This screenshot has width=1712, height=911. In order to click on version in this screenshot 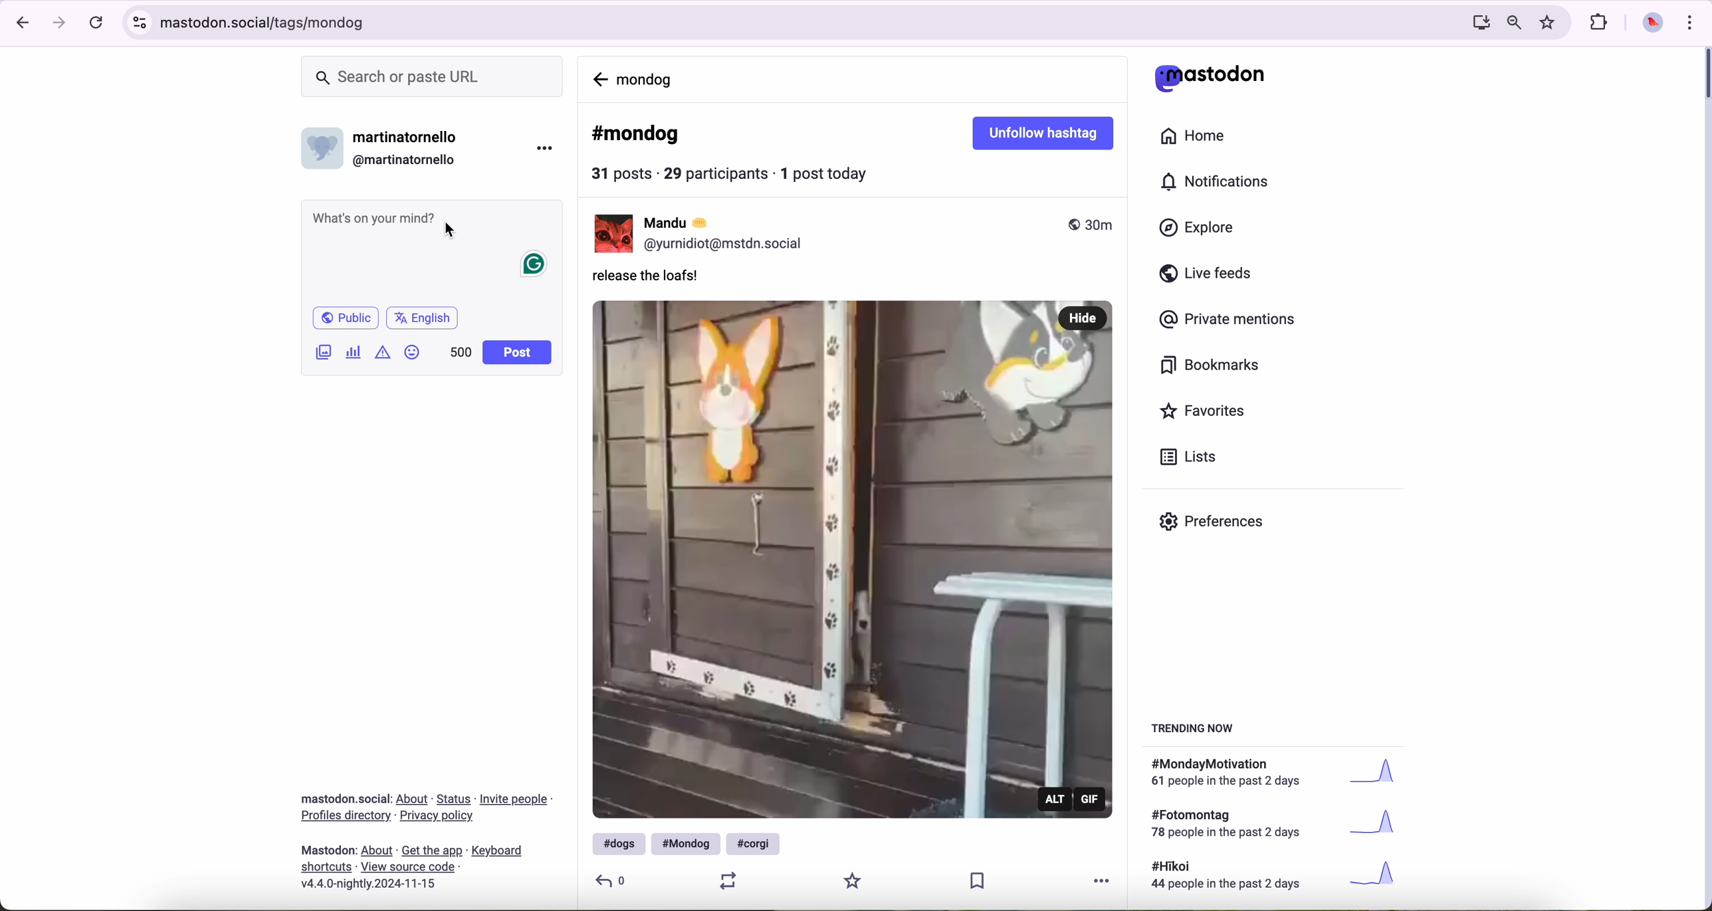, I will do `click(368, 884)`.